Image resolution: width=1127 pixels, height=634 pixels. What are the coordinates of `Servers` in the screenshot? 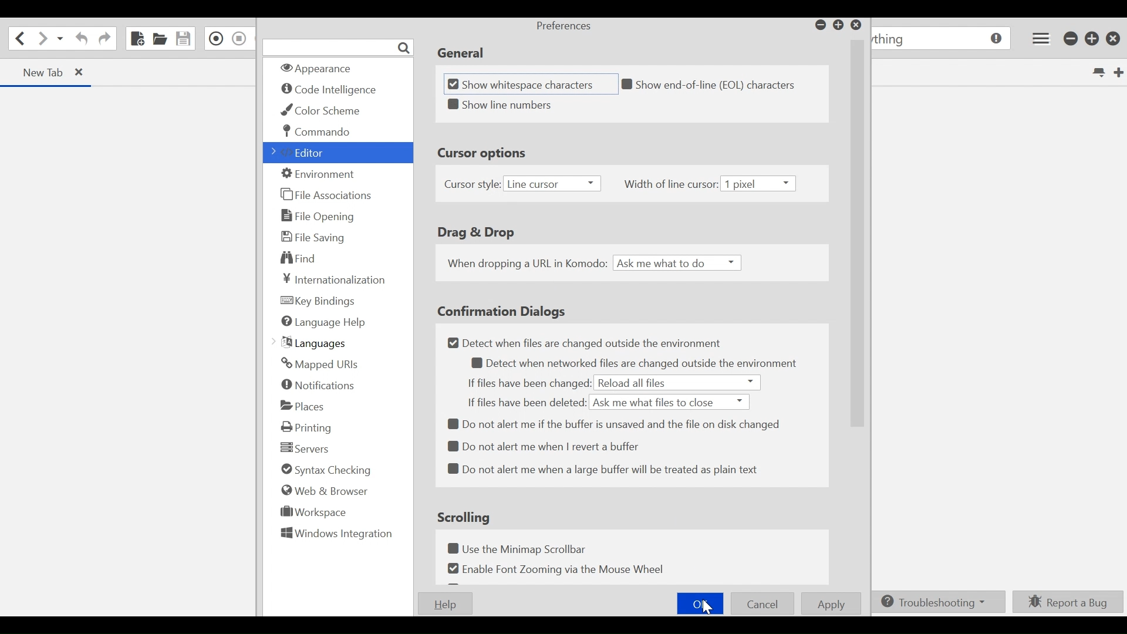 It's located at (305, 447).